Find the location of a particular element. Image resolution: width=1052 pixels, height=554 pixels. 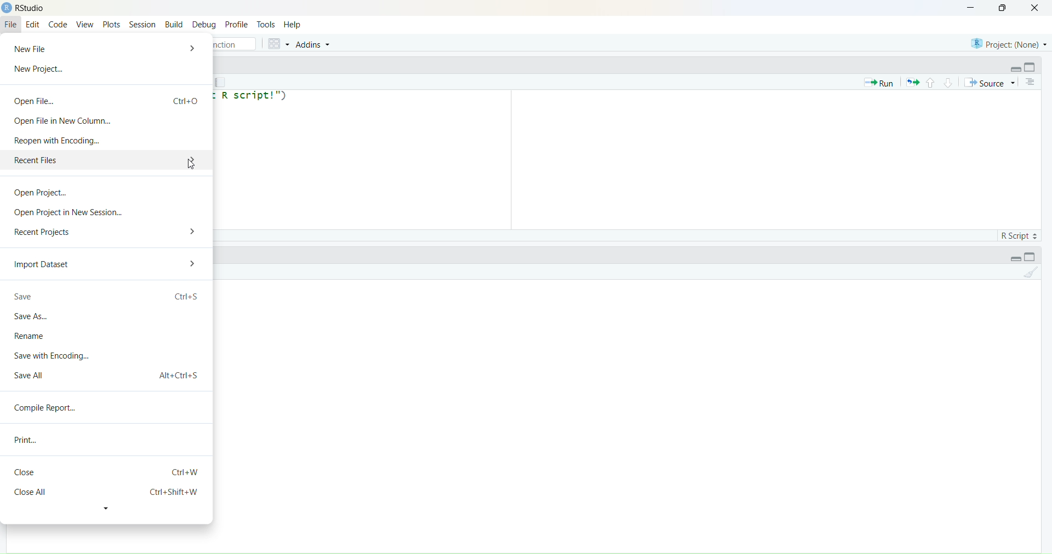

View is located at coordinates (85, 25).